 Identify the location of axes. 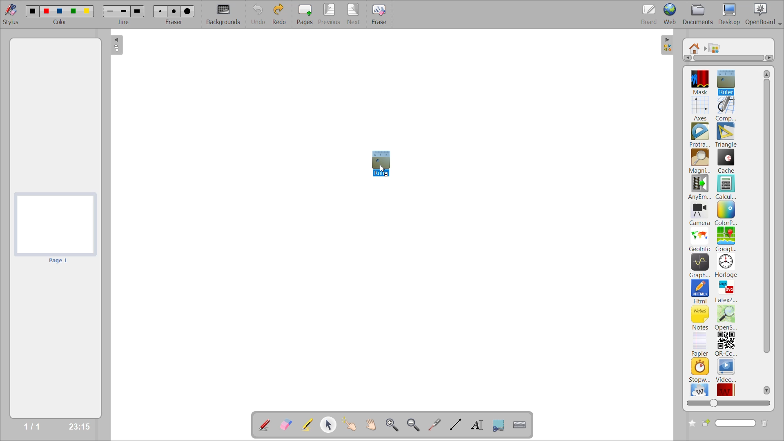
(702, 107).